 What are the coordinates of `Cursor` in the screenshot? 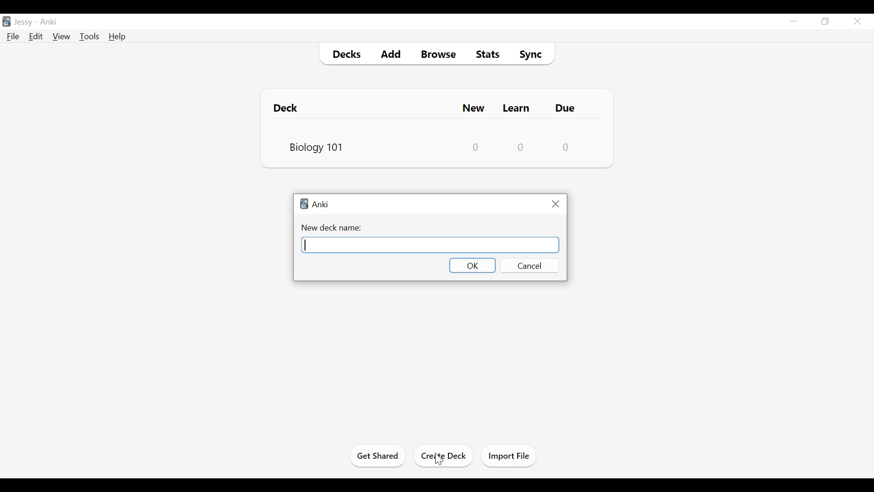 It's located at (439, 460).